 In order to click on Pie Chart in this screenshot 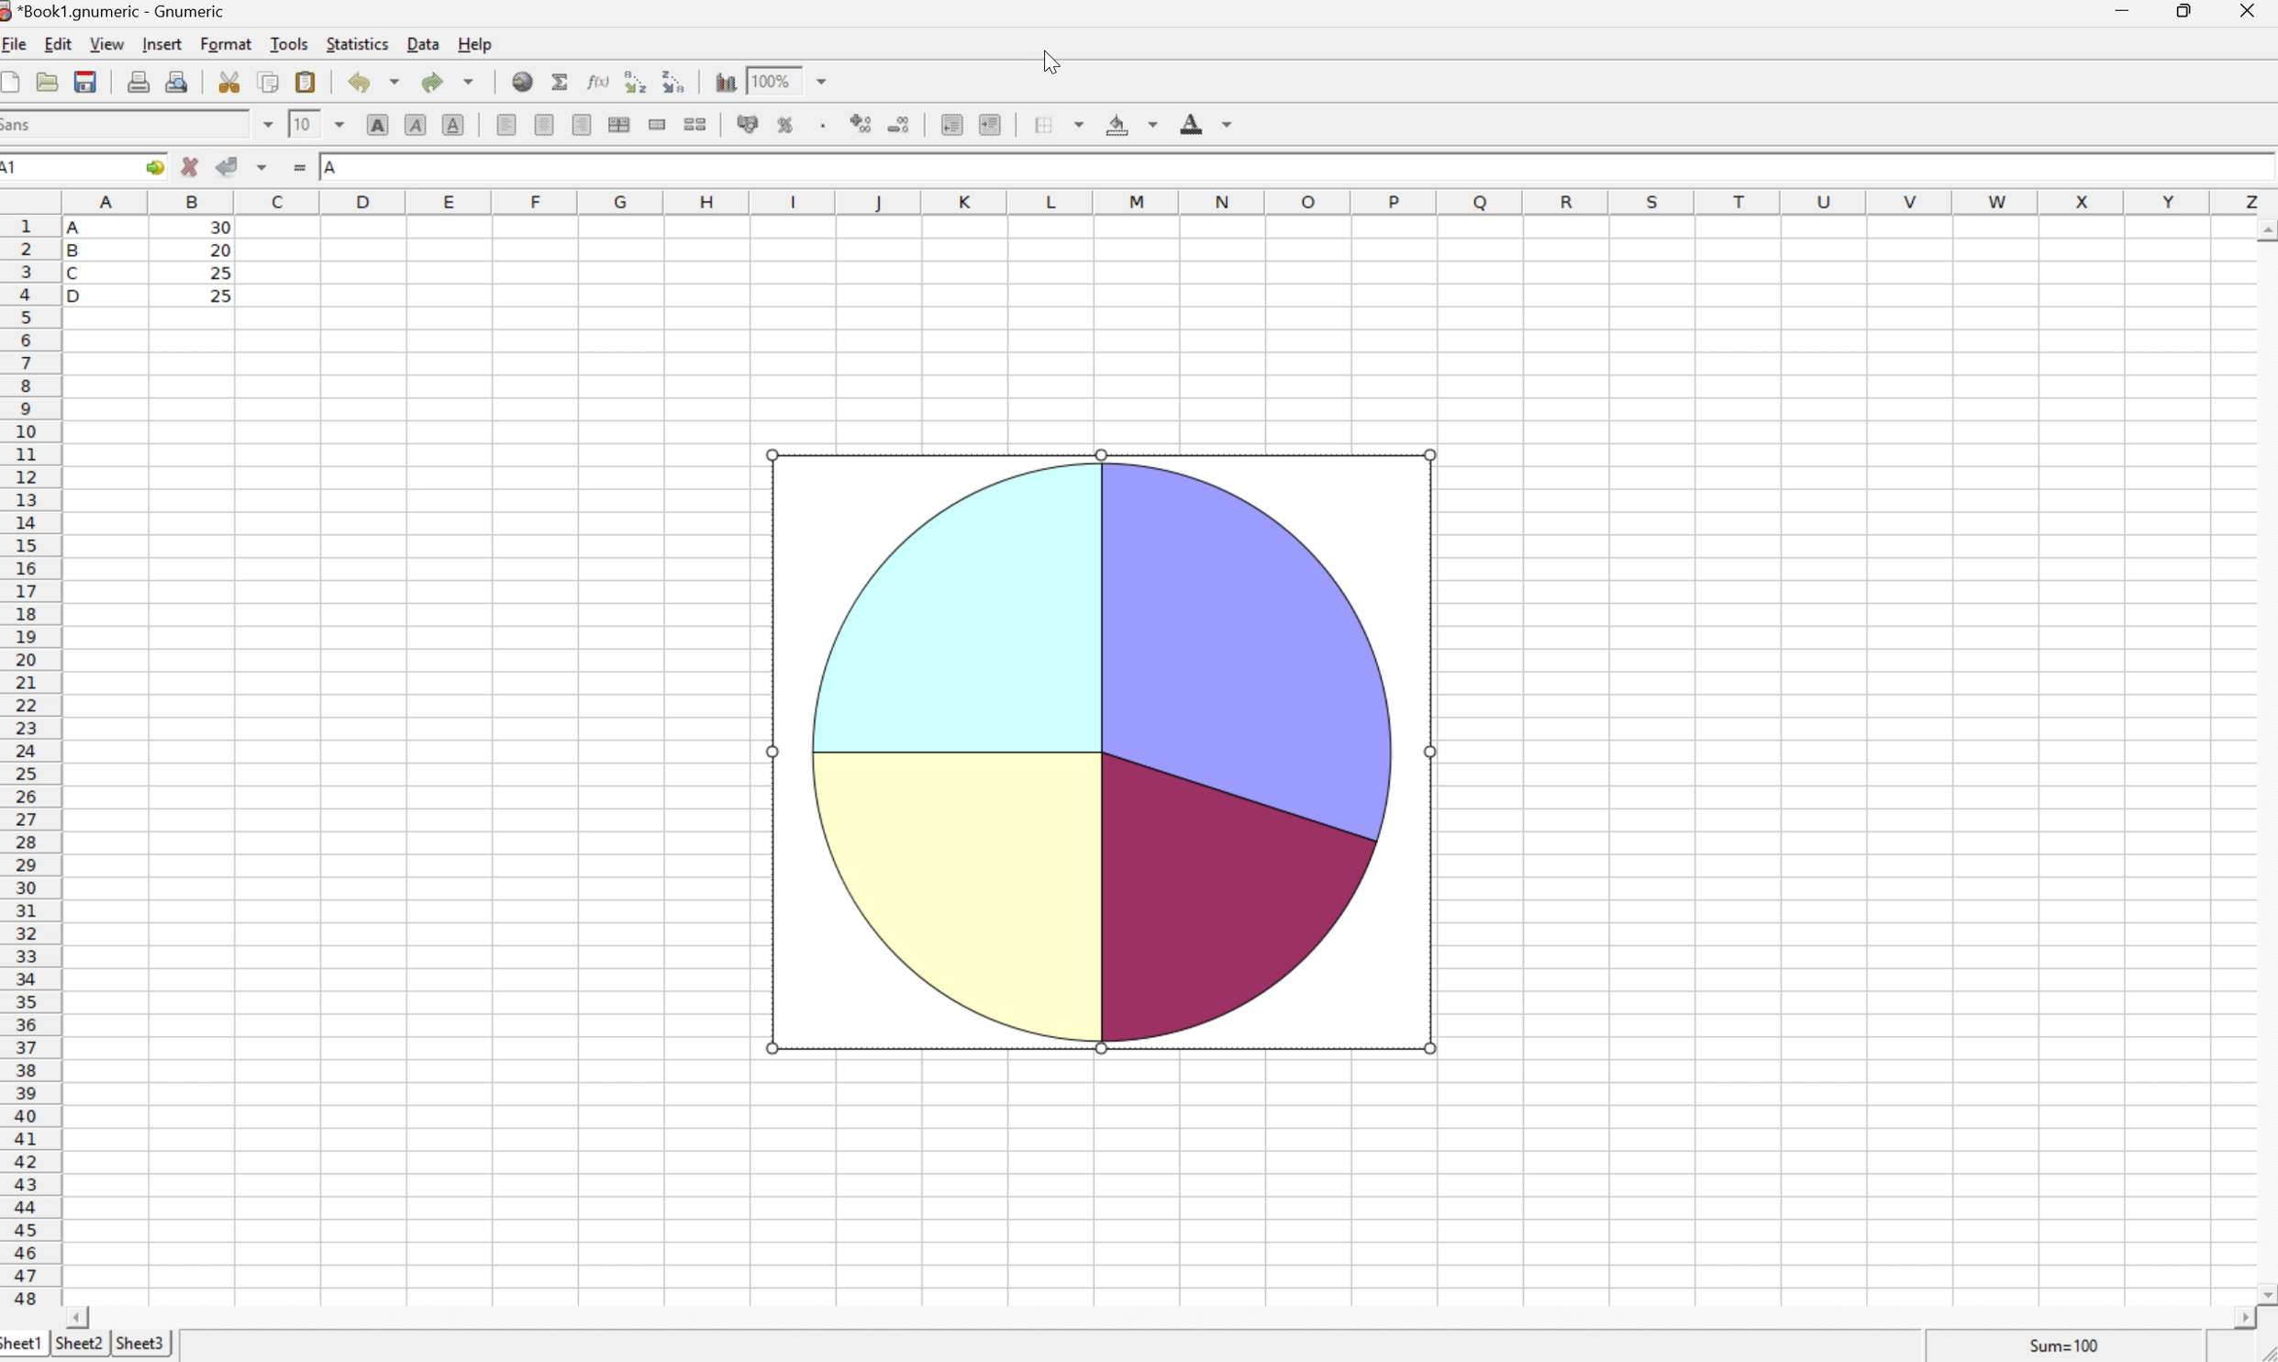, I will do `click(1101, 752)`.